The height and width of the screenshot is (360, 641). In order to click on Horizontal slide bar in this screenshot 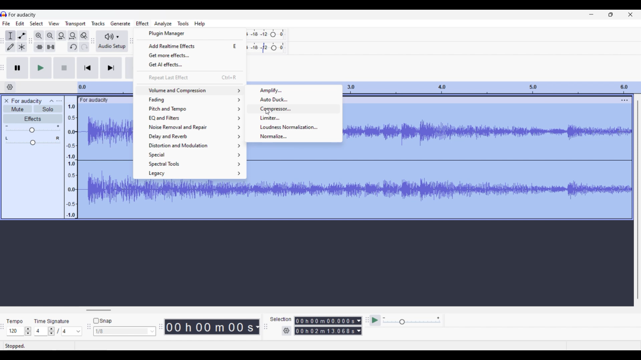, I will do `click(99, 310)`.